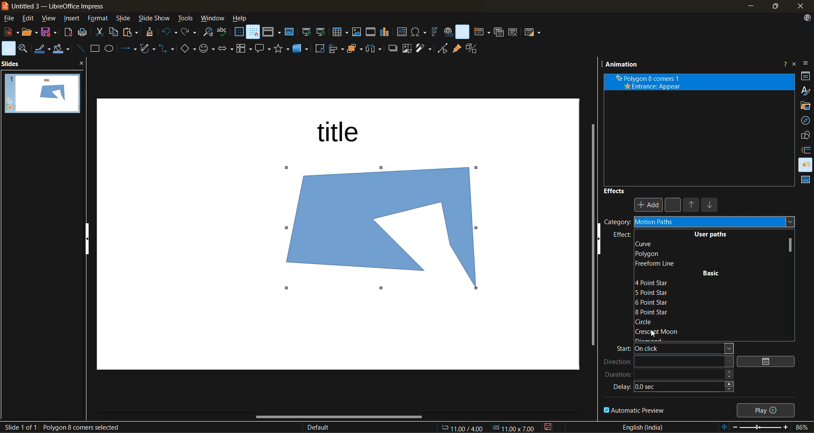  Describe the element at coordinates (47, 93) in the screenshot. I see `slides` at that location.